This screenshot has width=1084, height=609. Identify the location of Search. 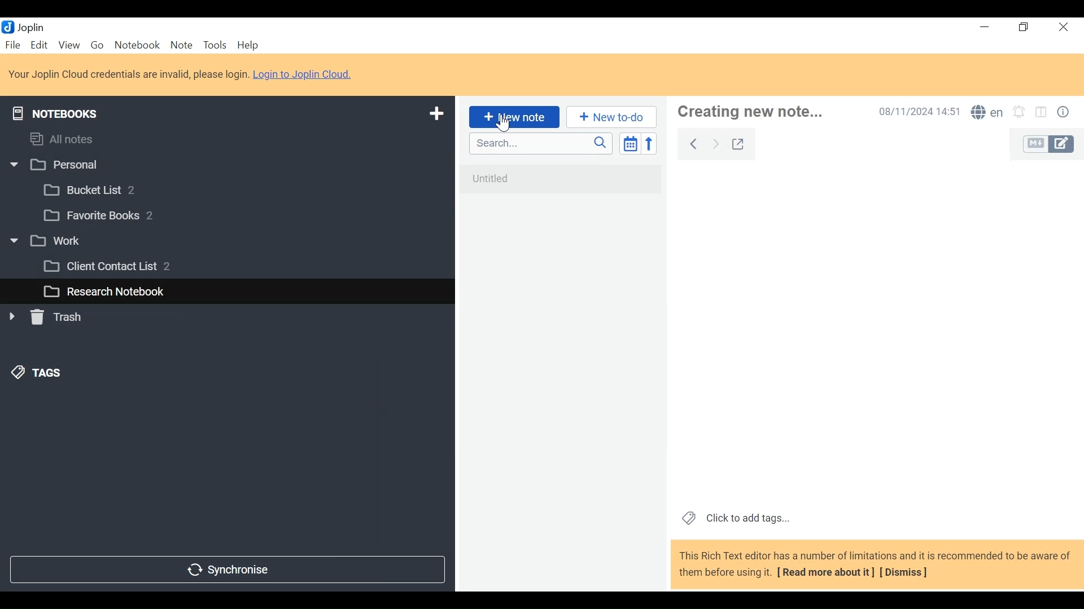
(539, 144).